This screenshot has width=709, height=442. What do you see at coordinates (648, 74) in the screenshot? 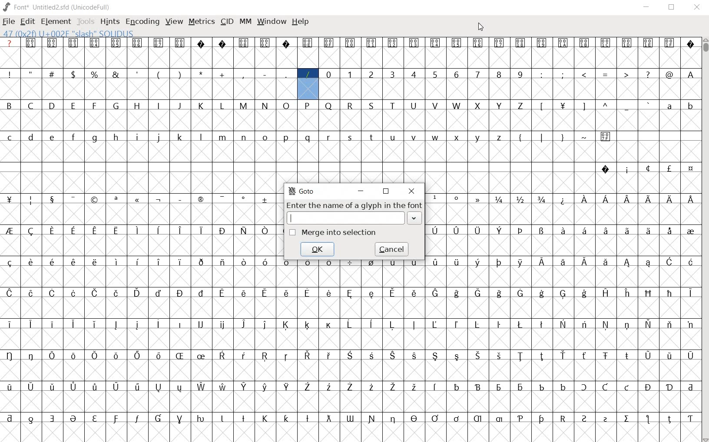
I see `glyph` at bounding box center [648, 74].